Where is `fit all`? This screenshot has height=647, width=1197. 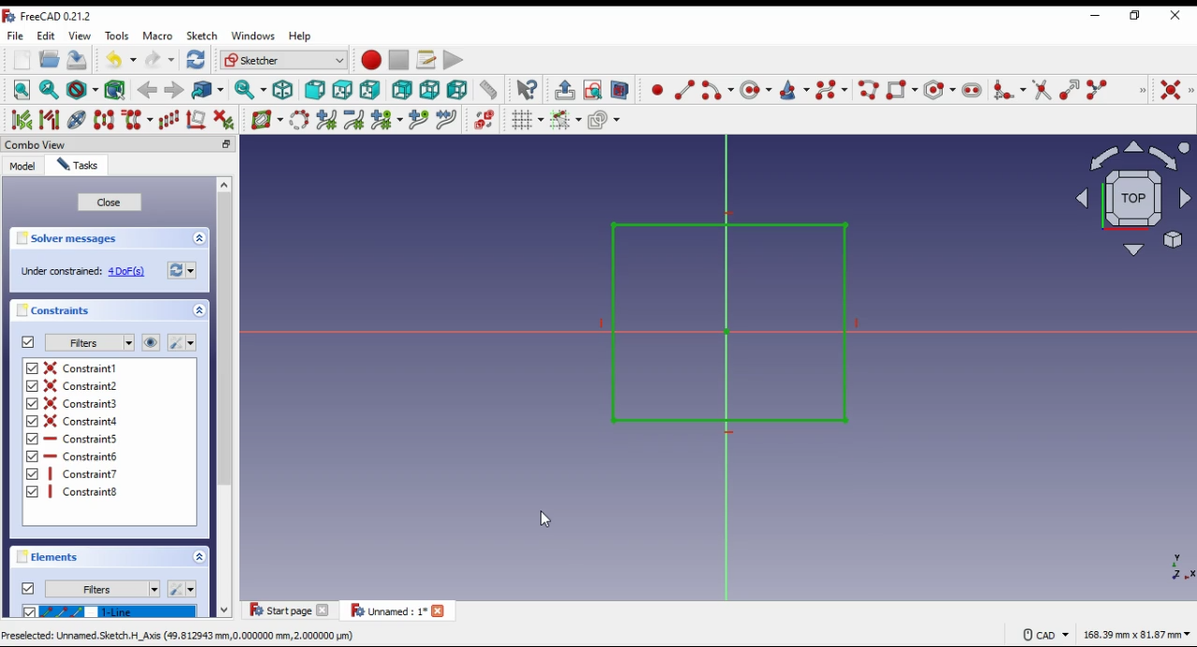 fit all is located at coordinates (22, 90).